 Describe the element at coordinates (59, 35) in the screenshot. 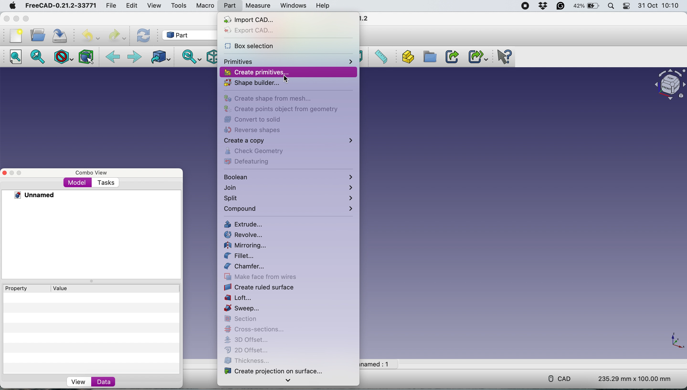

I see `Save` at that location.